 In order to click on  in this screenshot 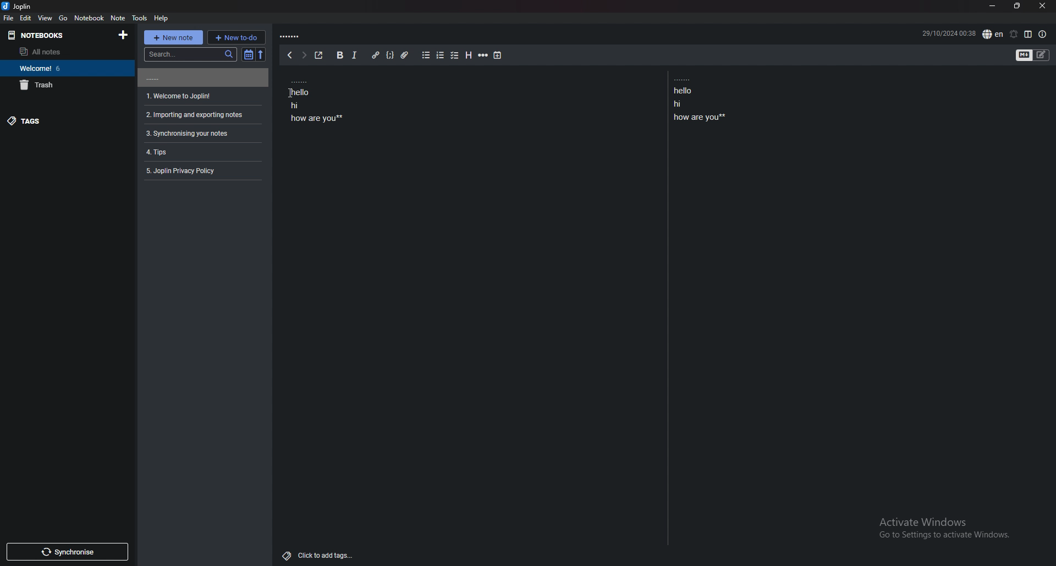, I will do `click(286, 92)`.